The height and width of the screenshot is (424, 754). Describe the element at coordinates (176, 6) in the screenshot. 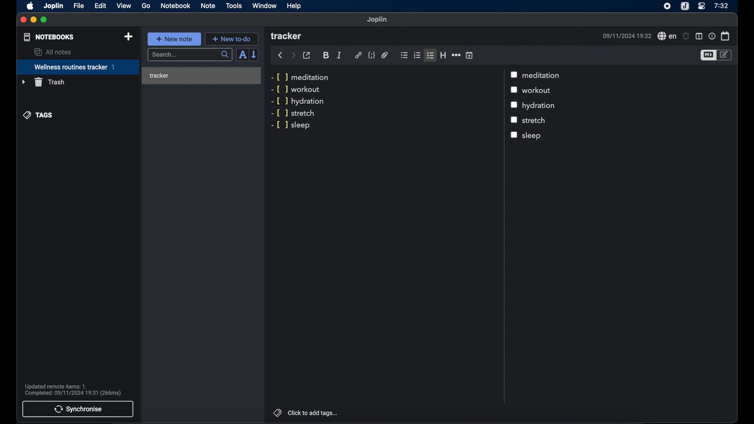

I see `notebook` at that location.